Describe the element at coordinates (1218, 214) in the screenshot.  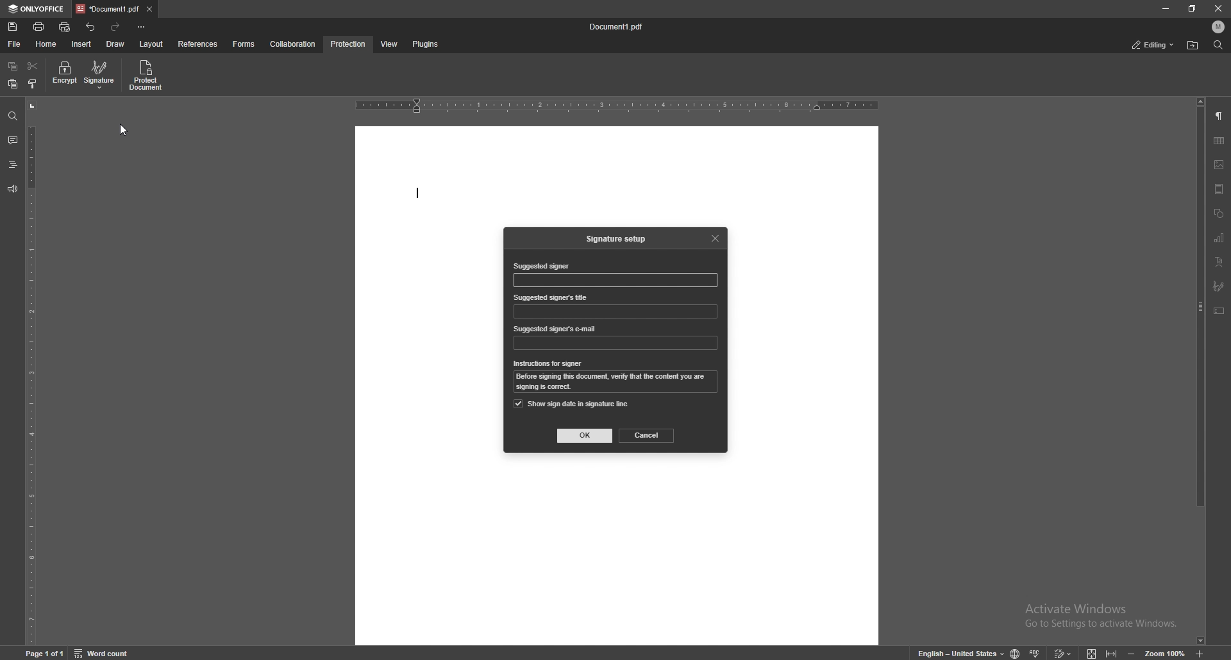
I see `shapes` at that location.